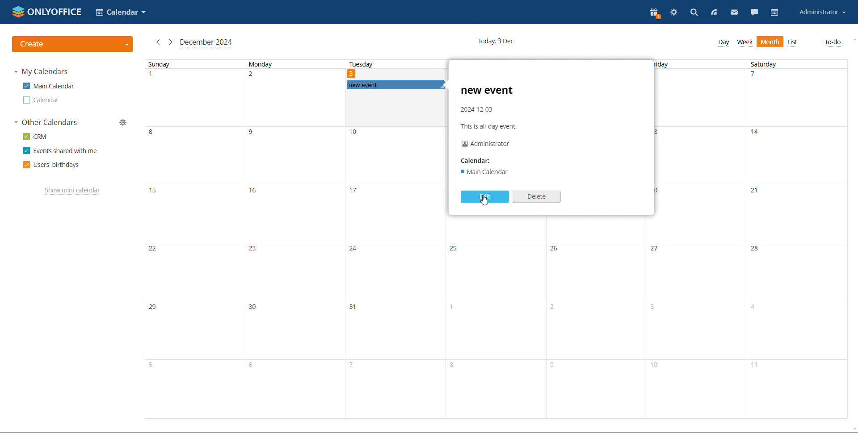  I want to click on scroll down, so click(853, 429).